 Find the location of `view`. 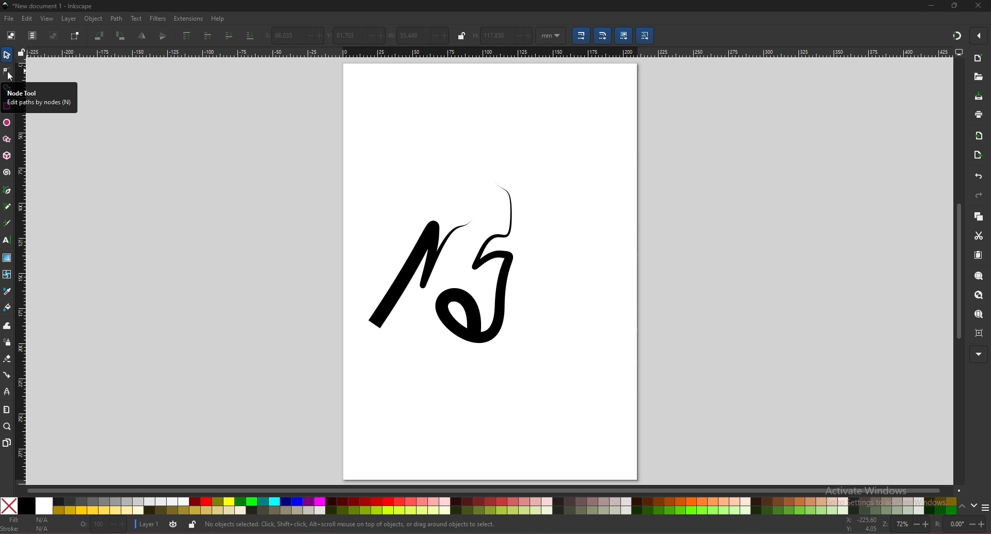

view is located at coordinates (47, 19).